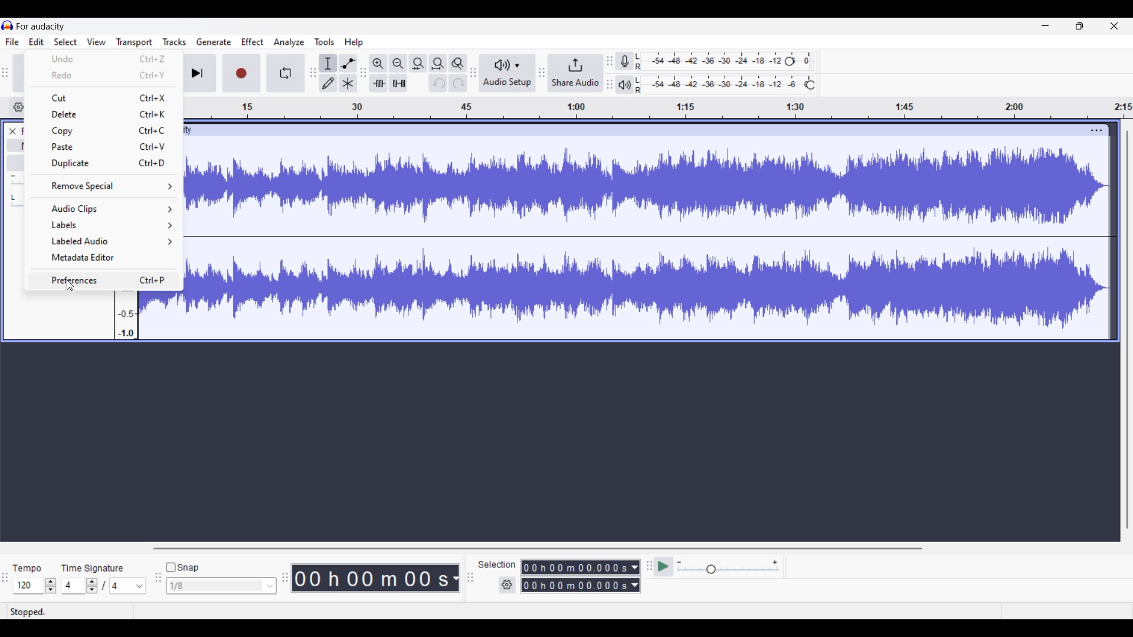 Image resolution: width=1133 pixels, height=637 pixels. I want to click on Scale to measure intensity of waves in track, so click(126, 313).